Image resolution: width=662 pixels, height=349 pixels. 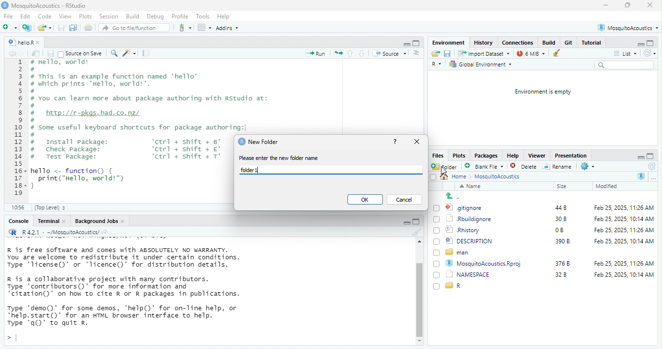 What do you see at coordinates (437, 155) in the screenshot?
I see `Files` at bounding box center [437, 155].